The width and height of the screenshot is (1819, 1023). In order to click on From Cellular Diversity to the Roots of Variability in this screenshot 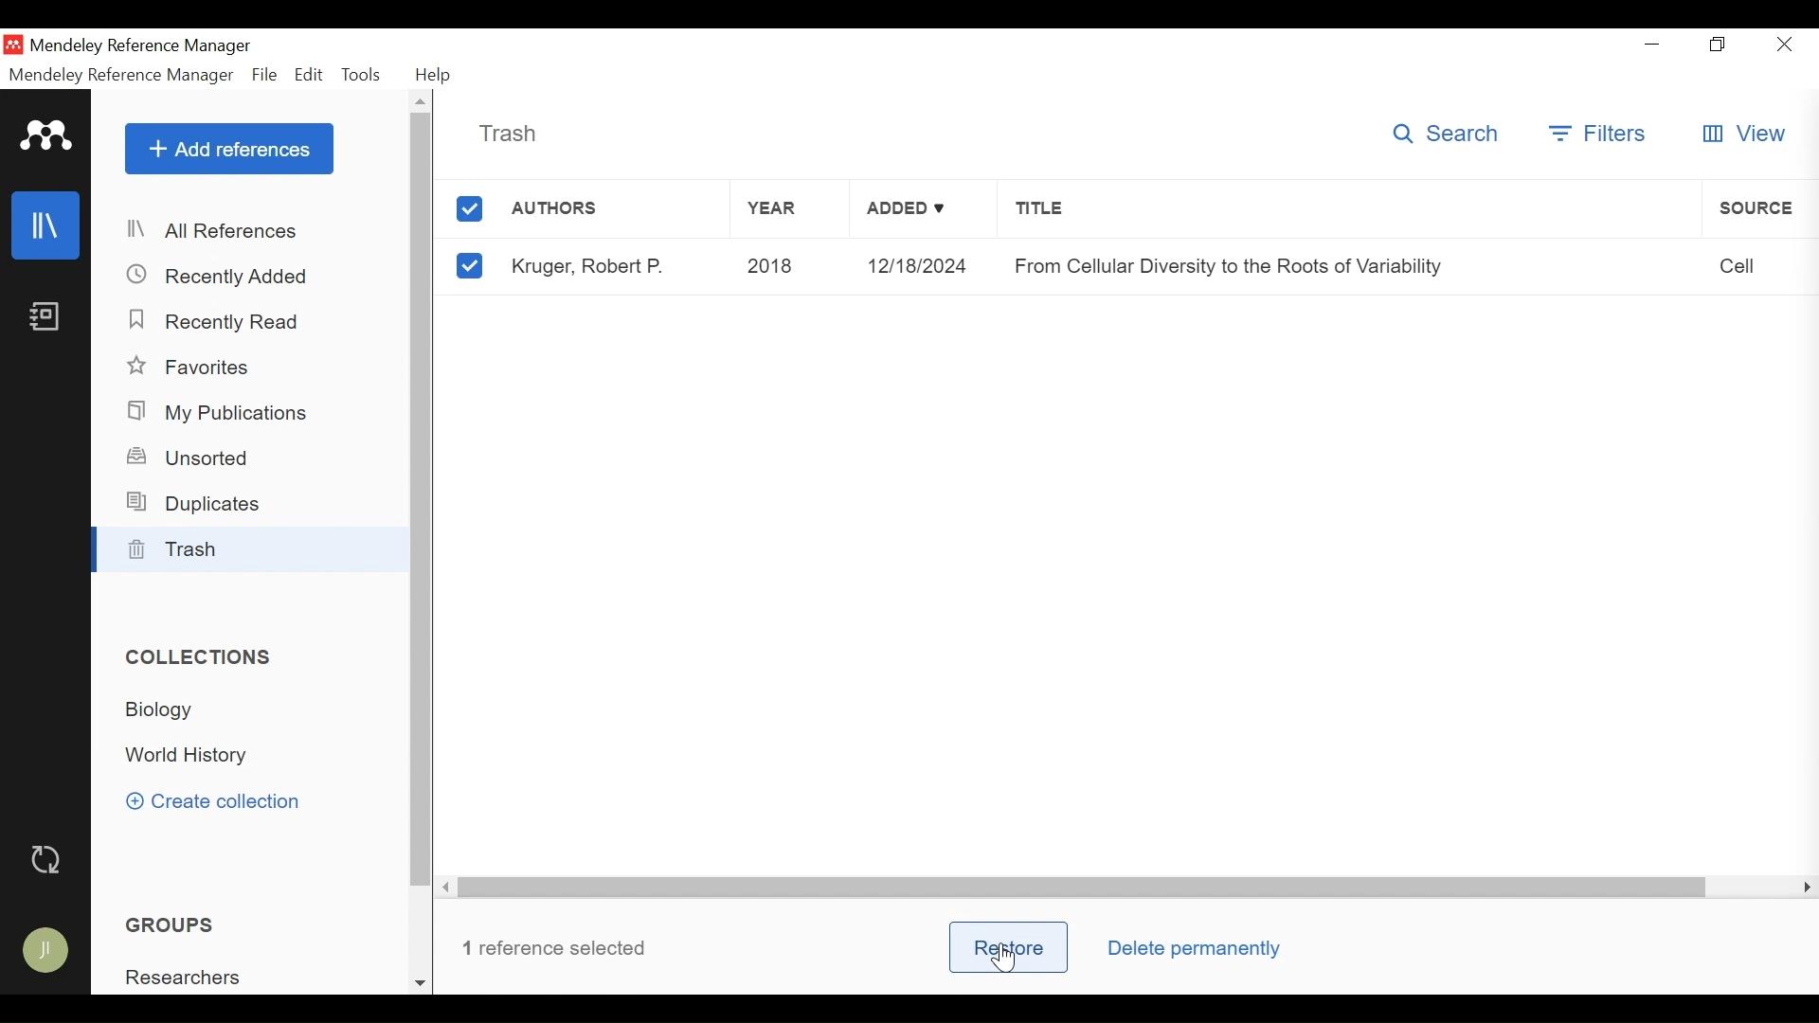, I will do `click(1338, 266)`.